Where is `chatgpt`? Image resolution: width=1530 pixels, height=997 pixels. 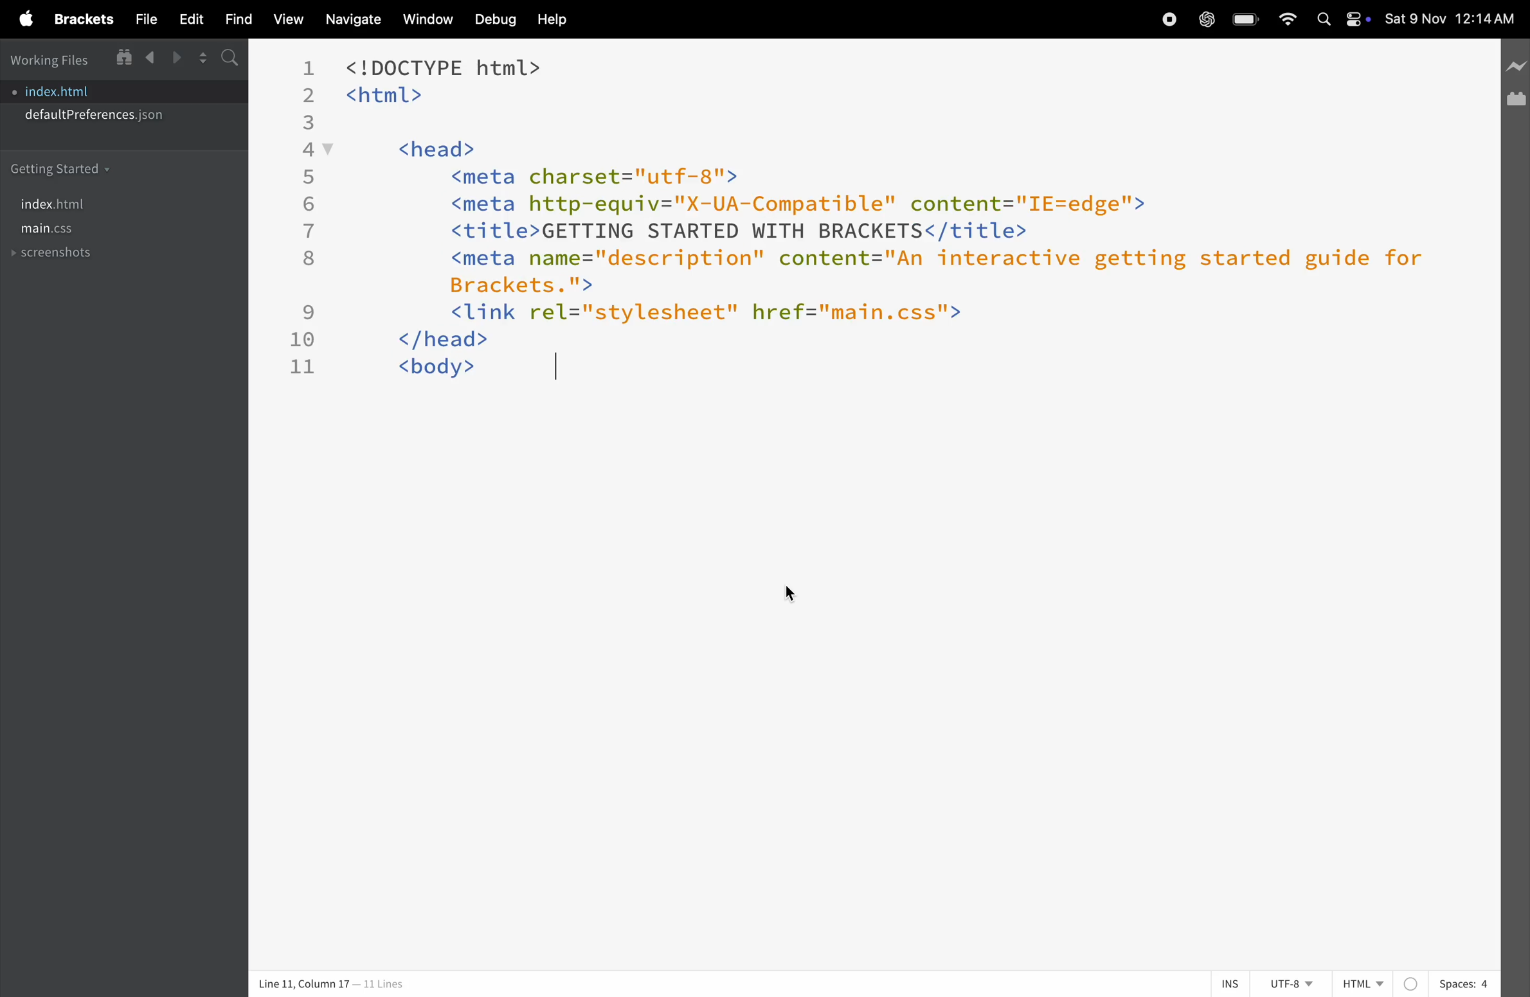 chatgpt is located at coordinates (1208, 19).